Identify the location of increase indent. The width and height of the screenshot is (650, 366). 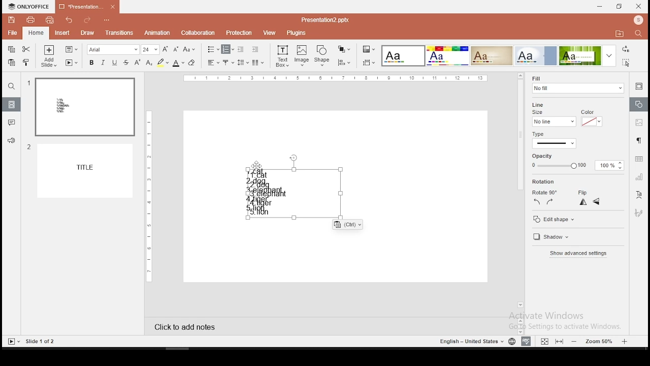
(255, 49).